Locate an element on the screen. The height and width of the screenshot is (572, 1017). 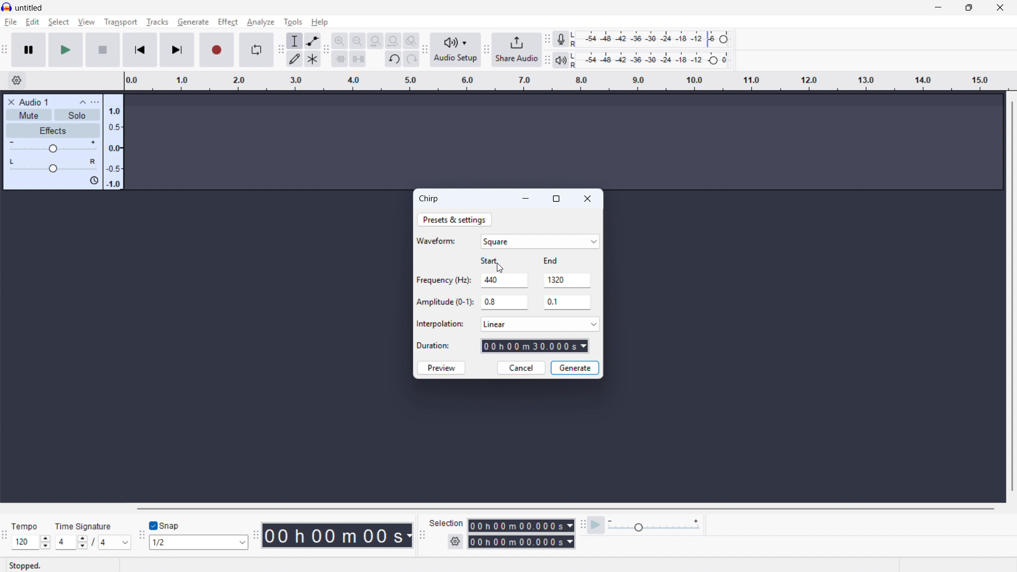
Multi - tool is located at coordinates (313, 59).